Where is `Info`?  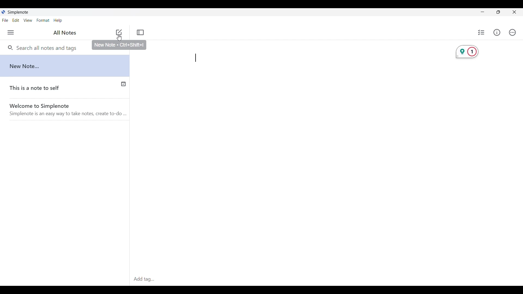
Info is located at coordinates (497, 32).